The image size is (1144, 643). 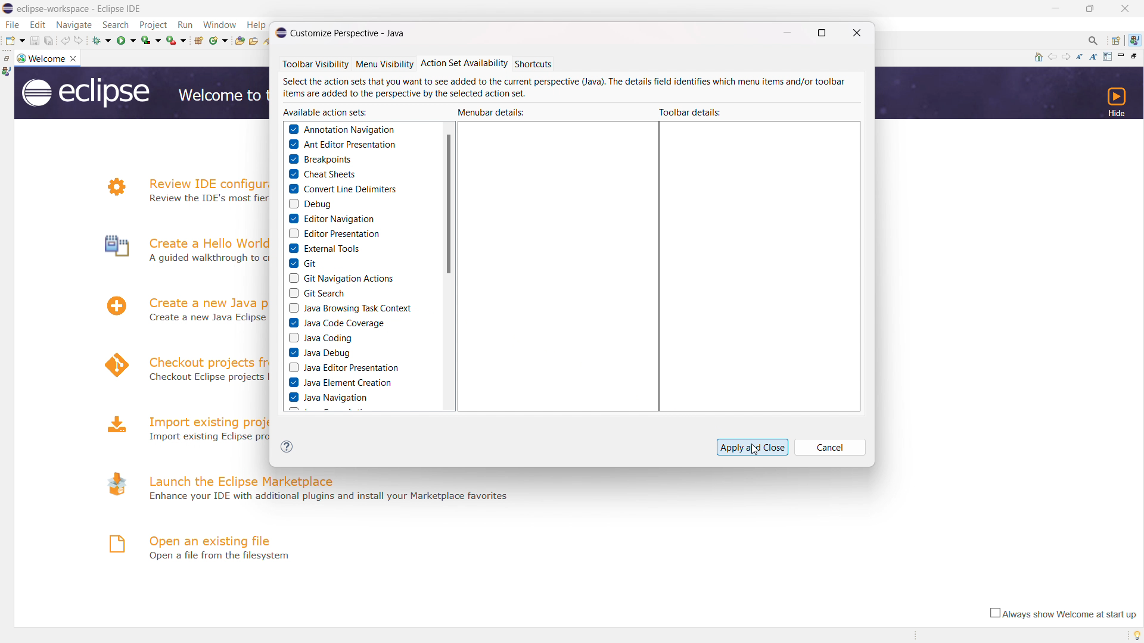 I want to click on java editor presentation, so click(x=343, y=367).